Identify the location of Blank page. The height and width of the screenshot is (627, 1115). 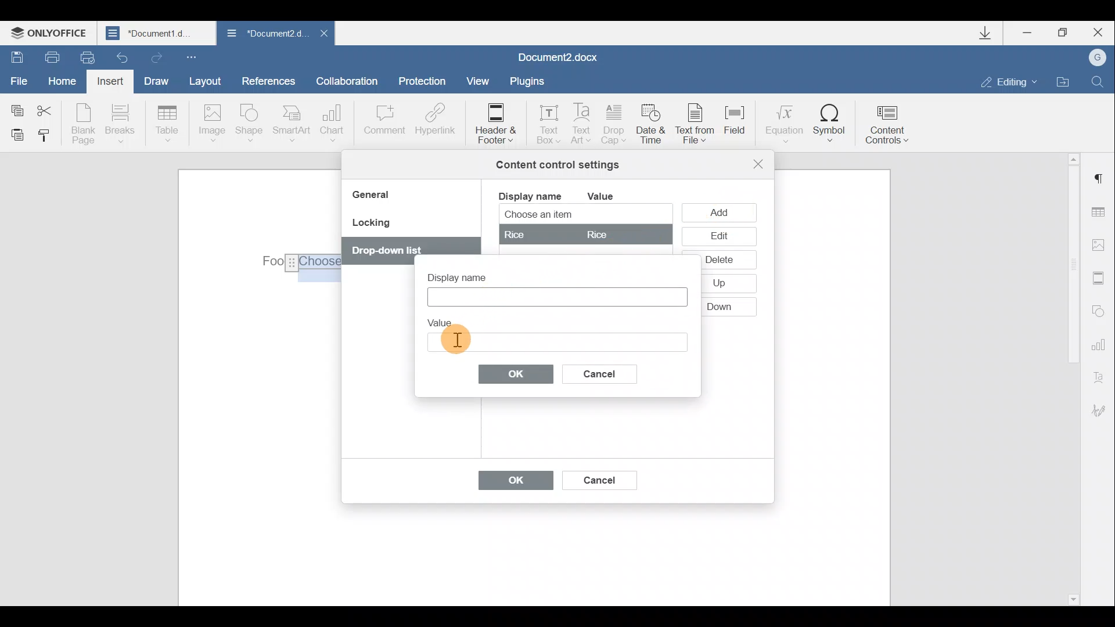
(83, 124).